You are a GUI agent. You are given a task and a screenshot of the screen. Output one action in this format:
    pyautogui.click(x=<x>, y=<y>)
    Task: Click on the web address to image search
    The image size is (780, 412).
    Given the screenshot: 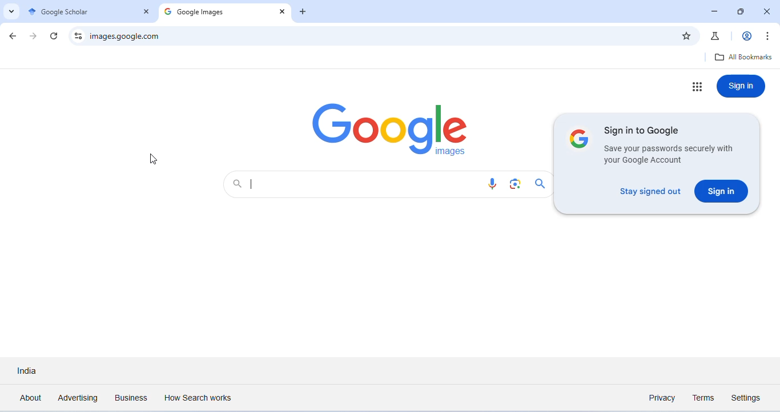 What is the action you would take?
    pyautogui.click(x=380, y=37)
    